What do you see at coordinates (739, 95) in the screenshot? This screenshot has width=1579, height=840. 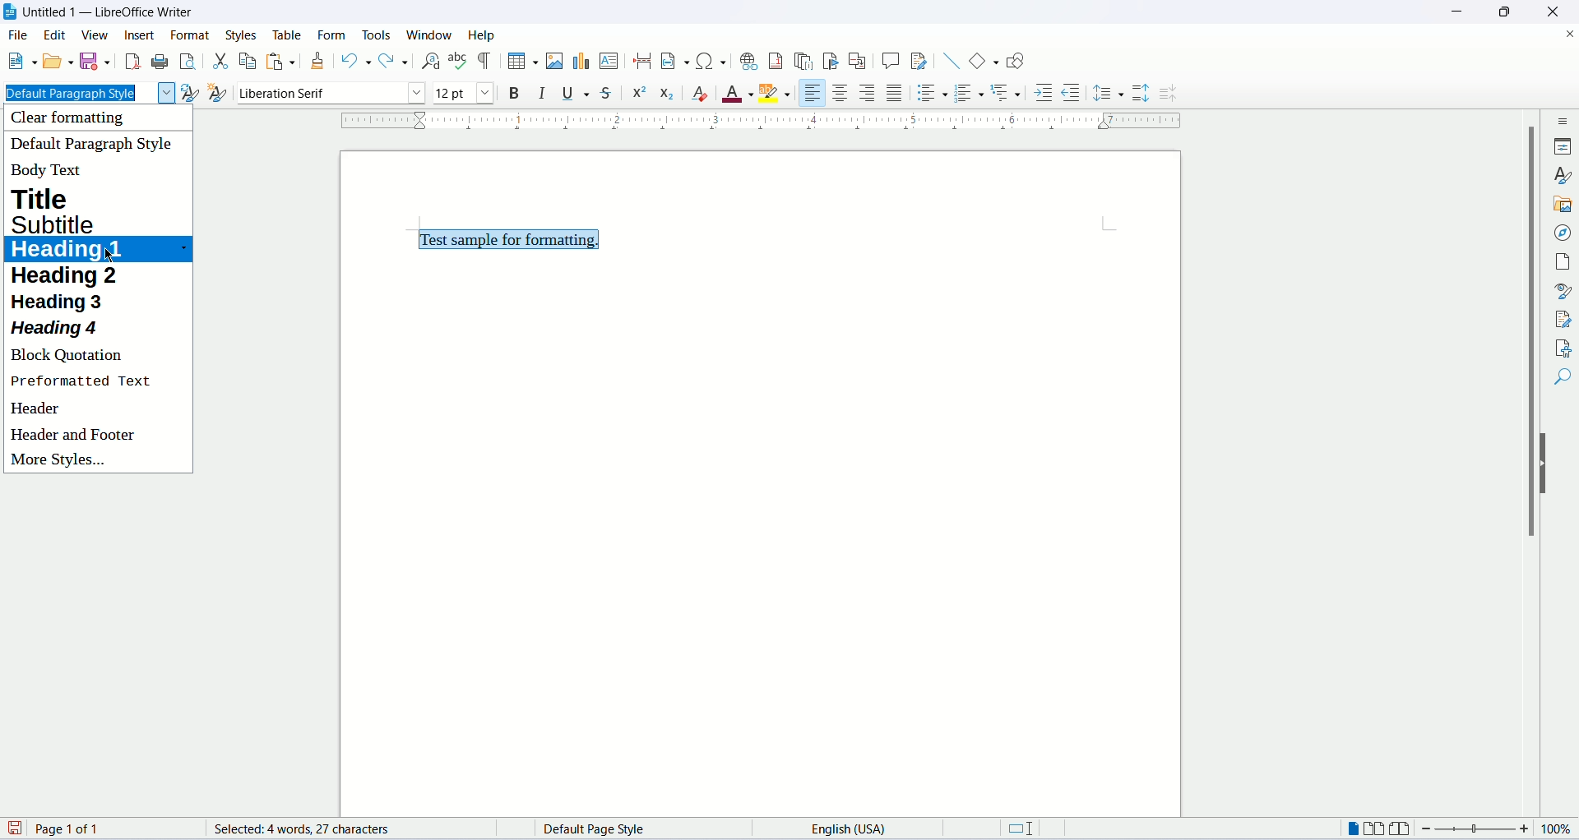 I see `font color` at bounding box center [739, 95].